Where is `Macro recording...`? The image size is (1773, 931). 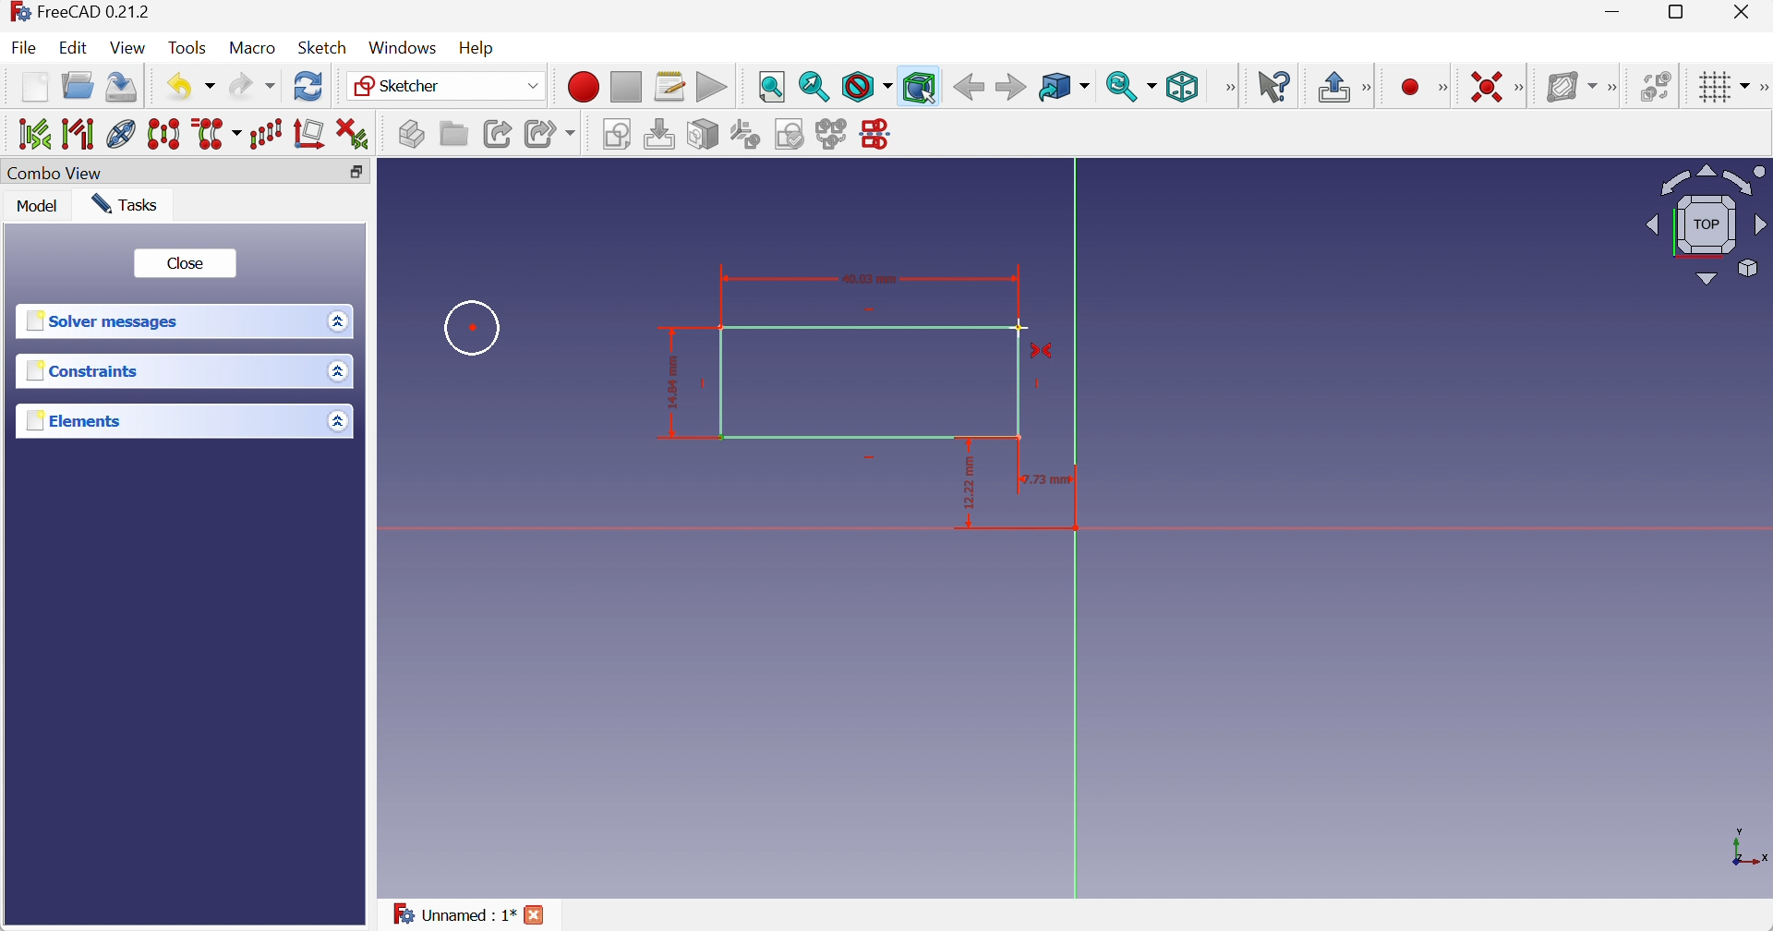
Macro recording... is located at coordinates (583, 87).